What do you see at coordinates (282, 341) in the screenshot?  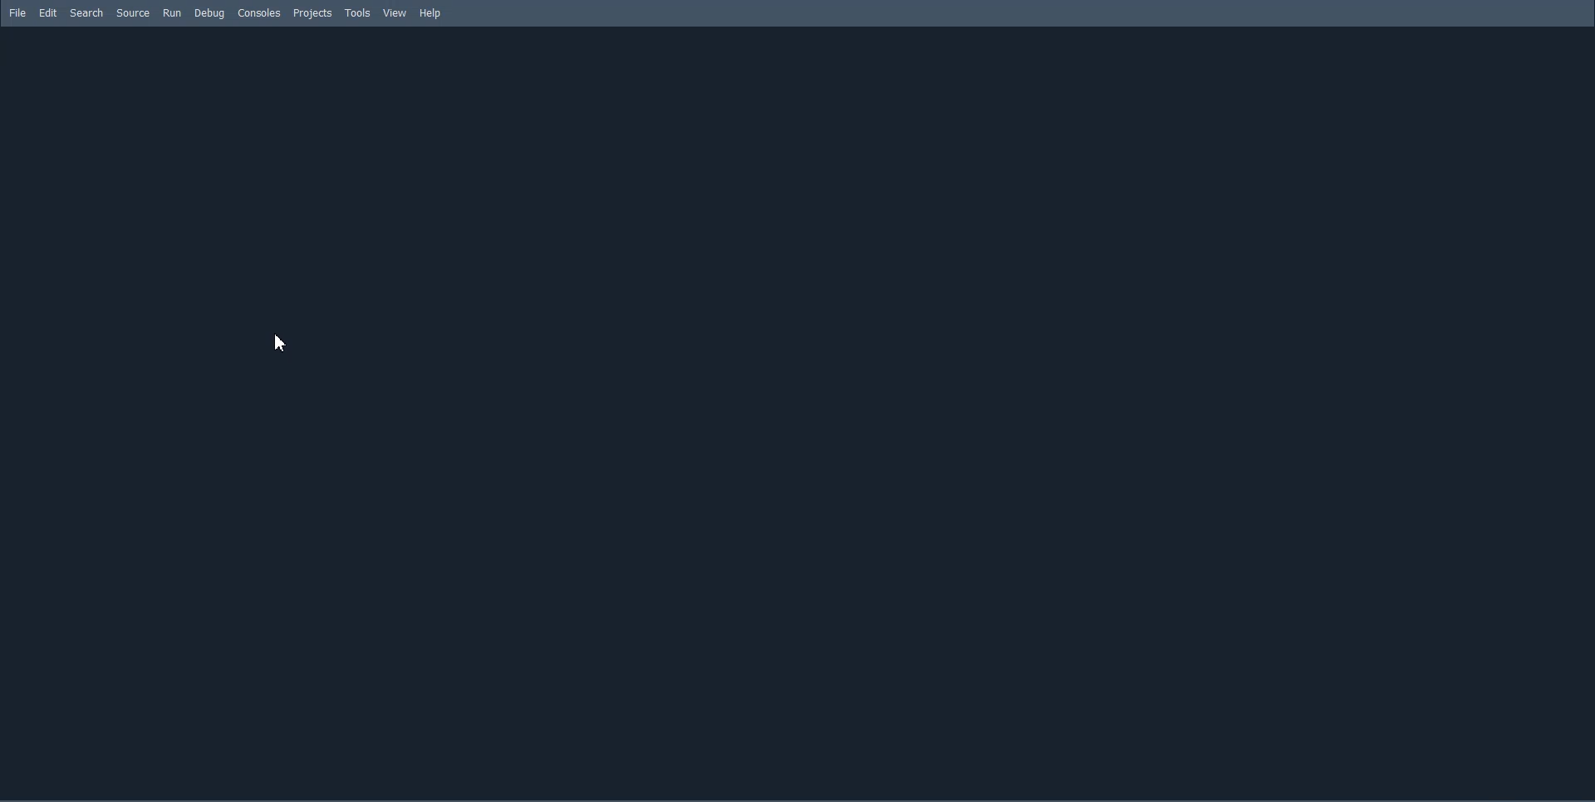 I see `Cursor` at bounding box center [282, 341].